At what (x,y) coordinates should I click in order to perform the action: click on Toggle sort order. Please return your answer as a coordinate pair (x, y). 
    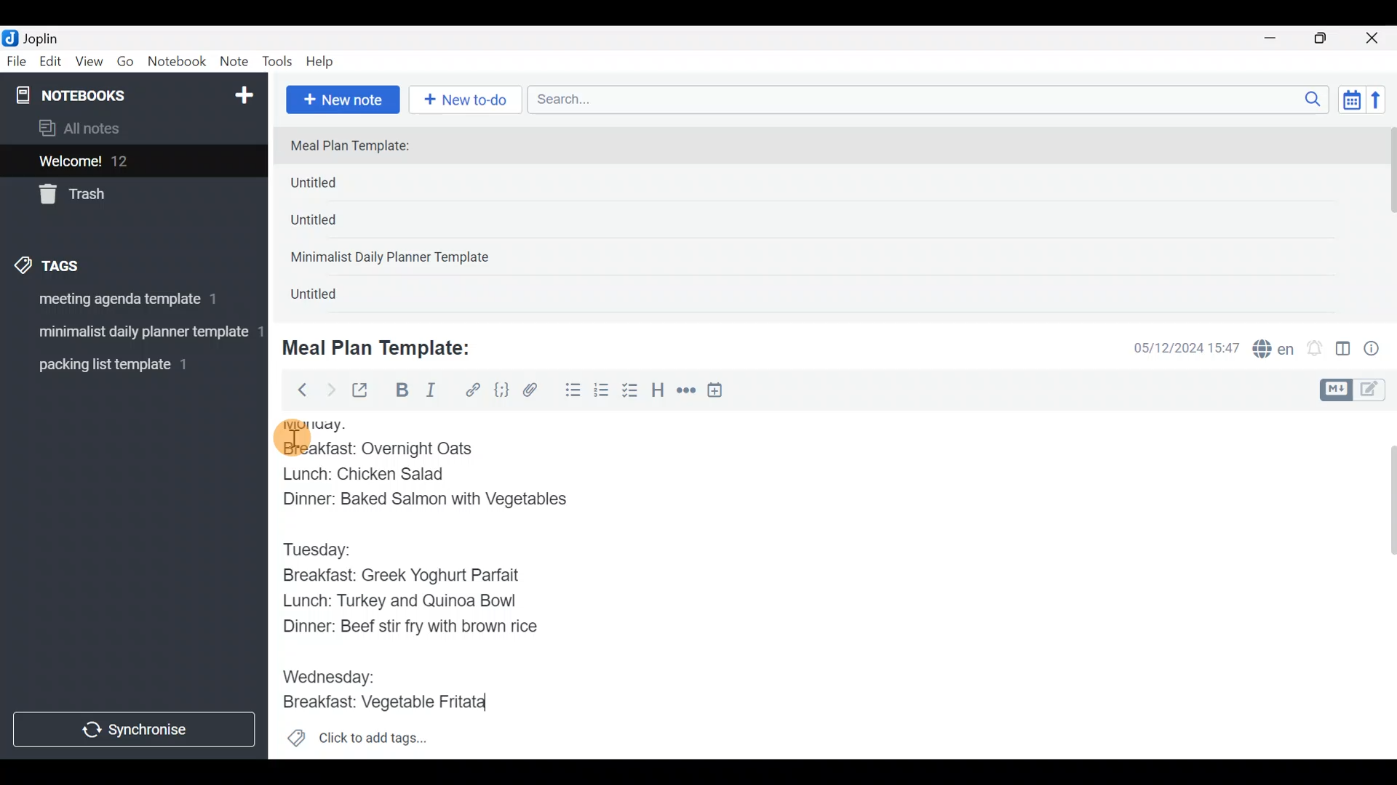
    Looking at the image, I should click on (1351, 100).